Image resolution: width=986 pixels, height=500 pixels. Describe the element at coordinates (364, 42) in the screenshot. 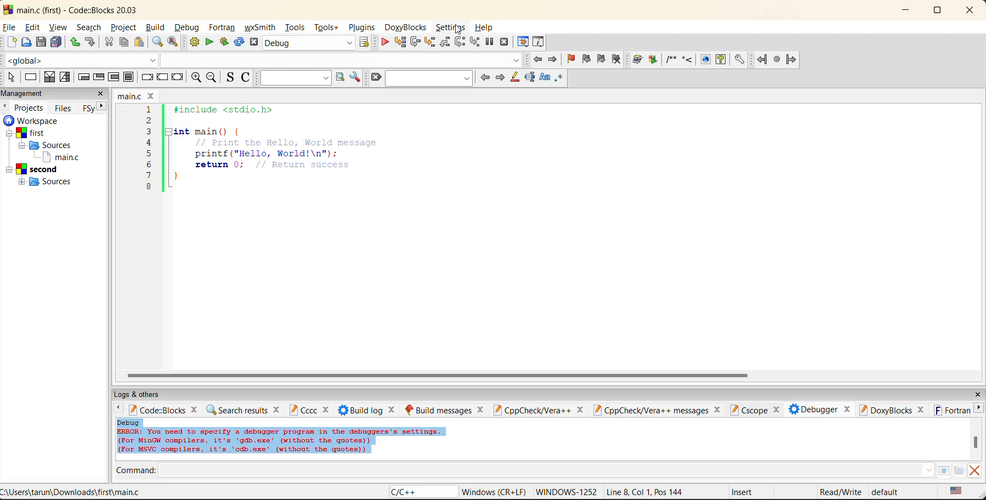

I see `show the select target dialog` at that location.